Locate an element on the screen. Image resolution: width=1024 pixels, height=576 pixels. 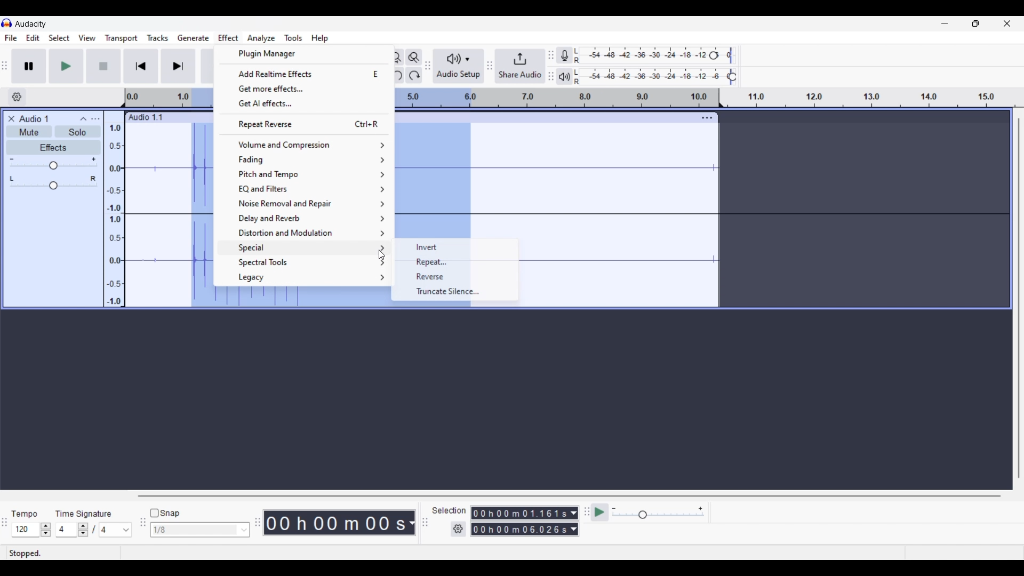
Playback meter is located at coordinates (564, 77).